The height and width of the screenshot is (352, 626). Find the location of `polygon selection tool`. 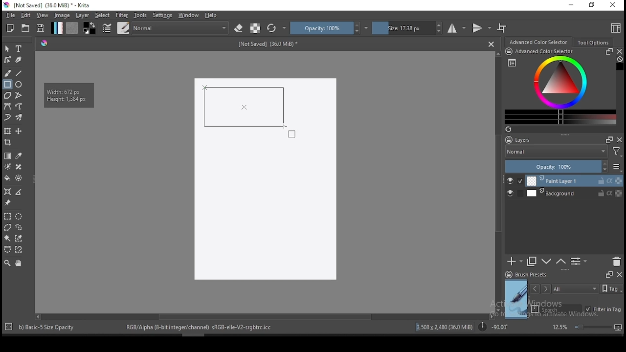

polygon selection tool is located at coordinates (8, 227).